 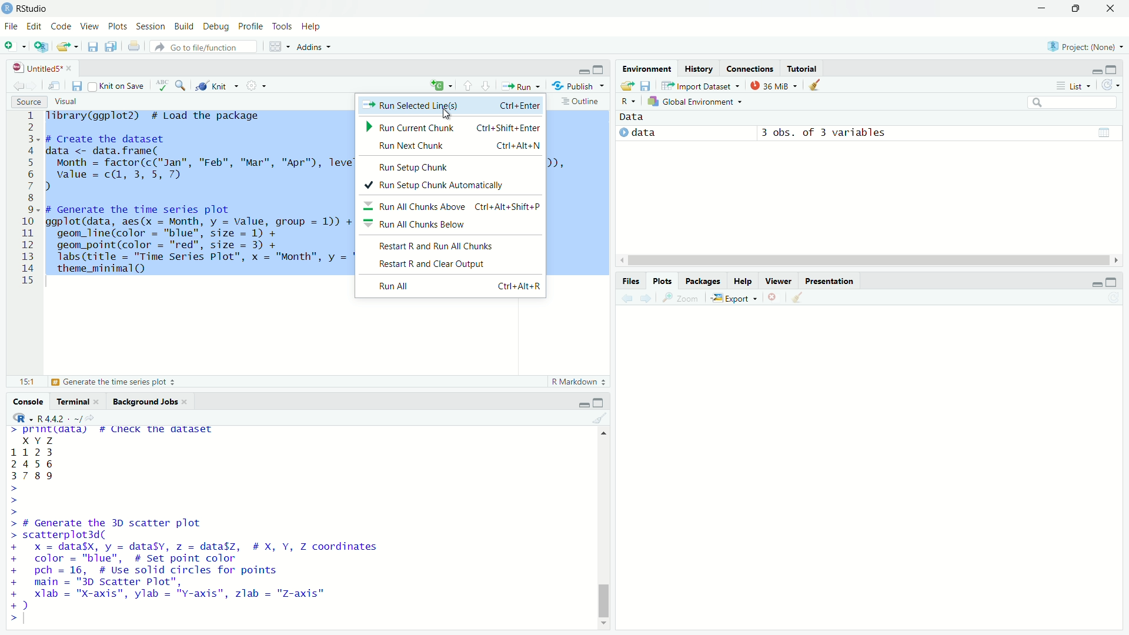 I want to click on Restart R and Run All Chunks, so click(x=457, y=246).